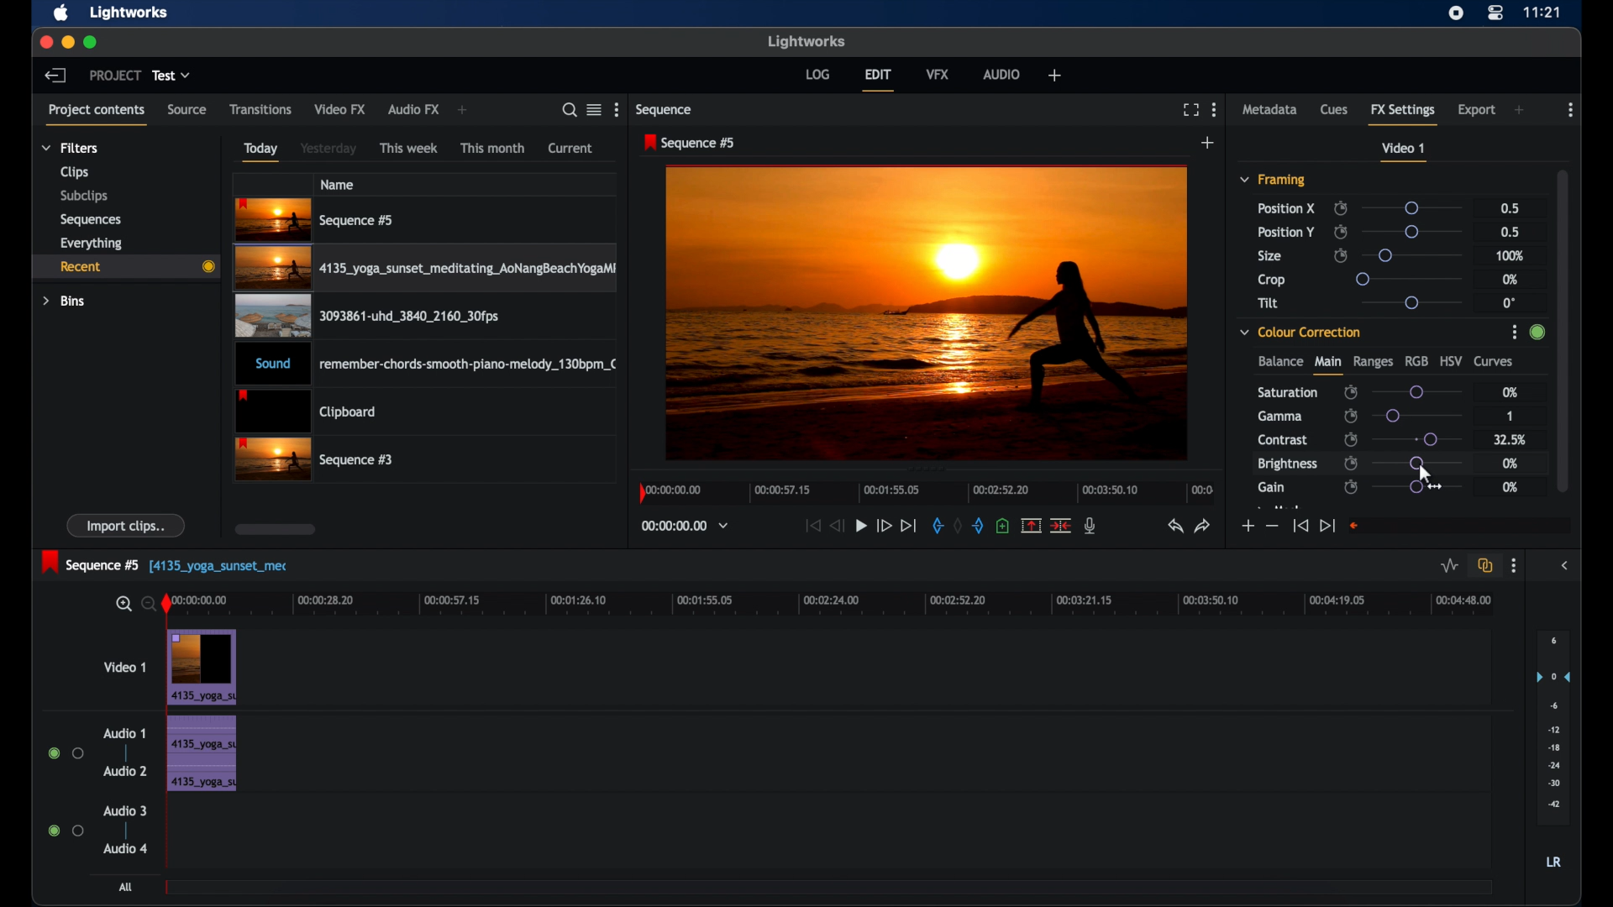  I want to click on today, so click(260, 152).